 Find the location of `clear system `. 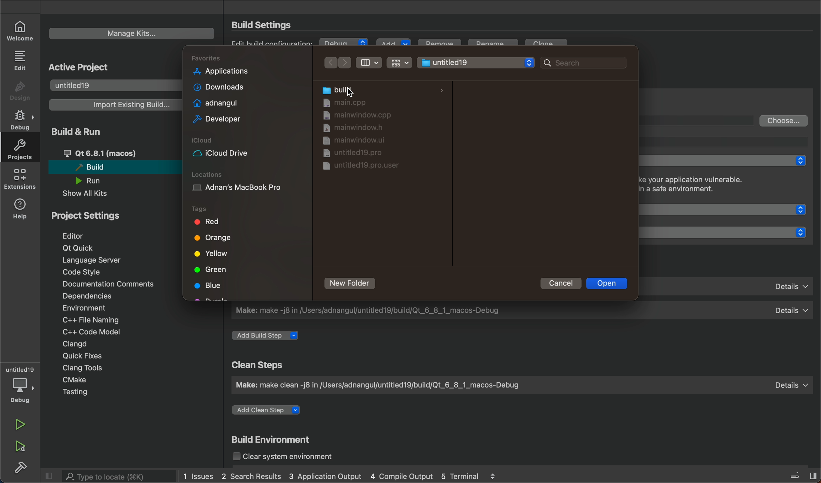

clear system  is located at coordinates (294, 457).